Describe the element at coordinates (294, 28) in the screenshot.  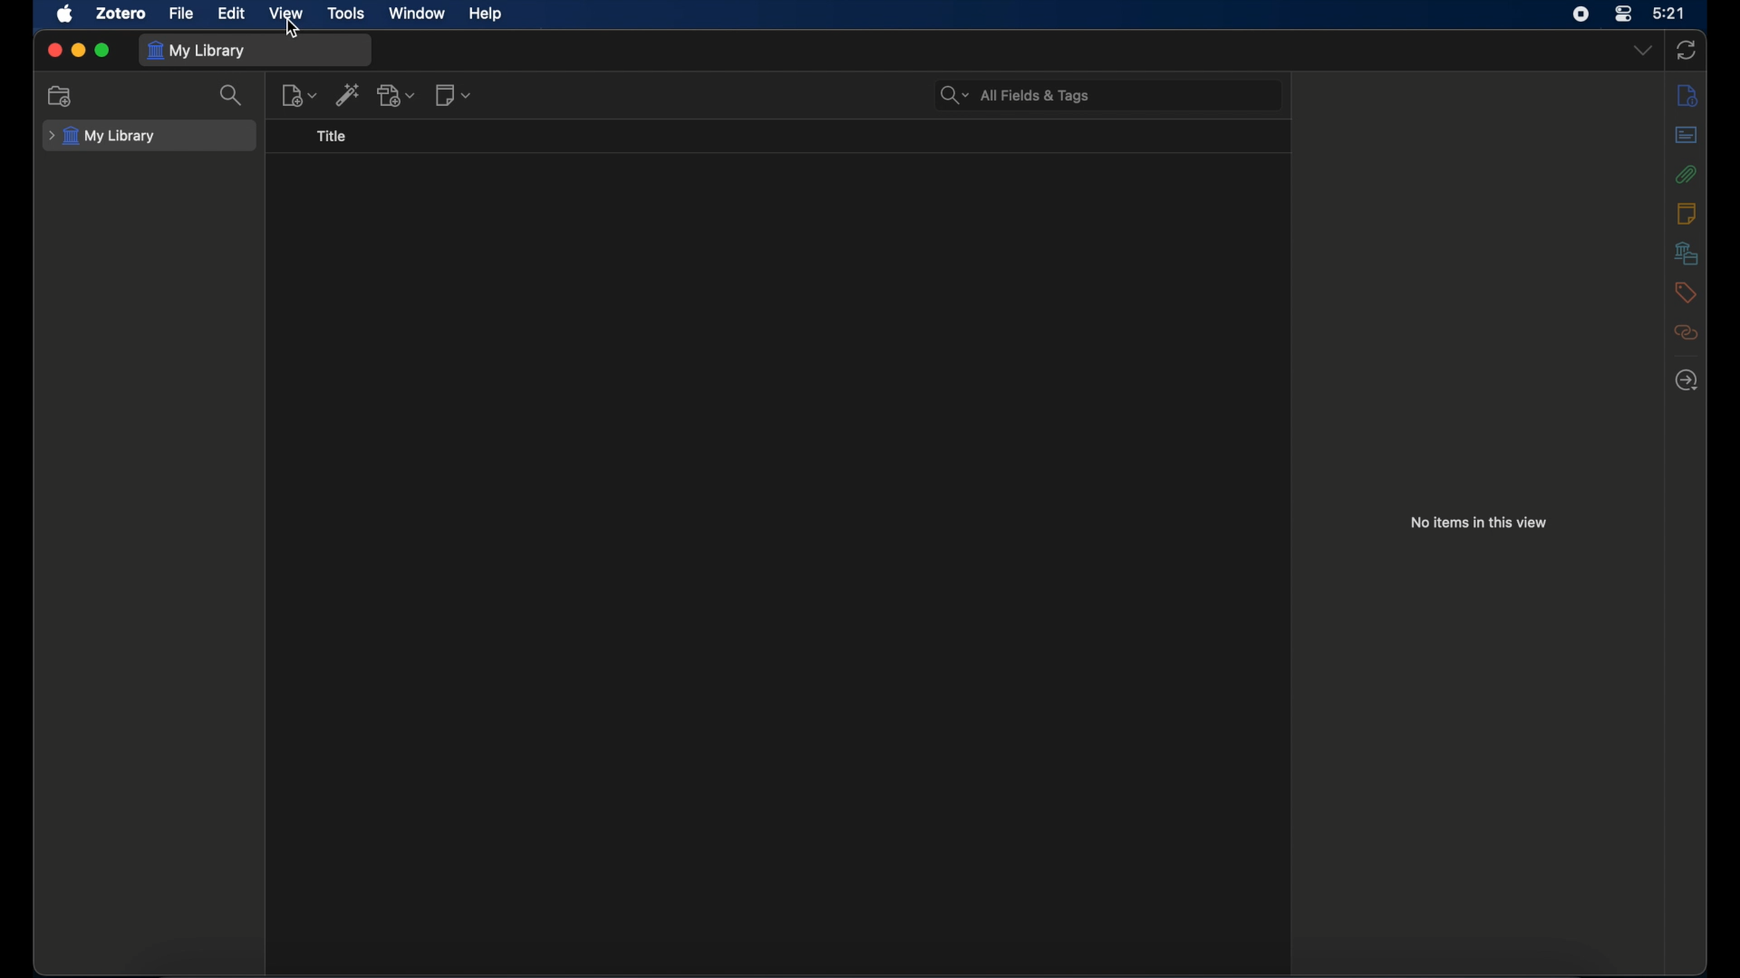
I see `cursor` at that location.